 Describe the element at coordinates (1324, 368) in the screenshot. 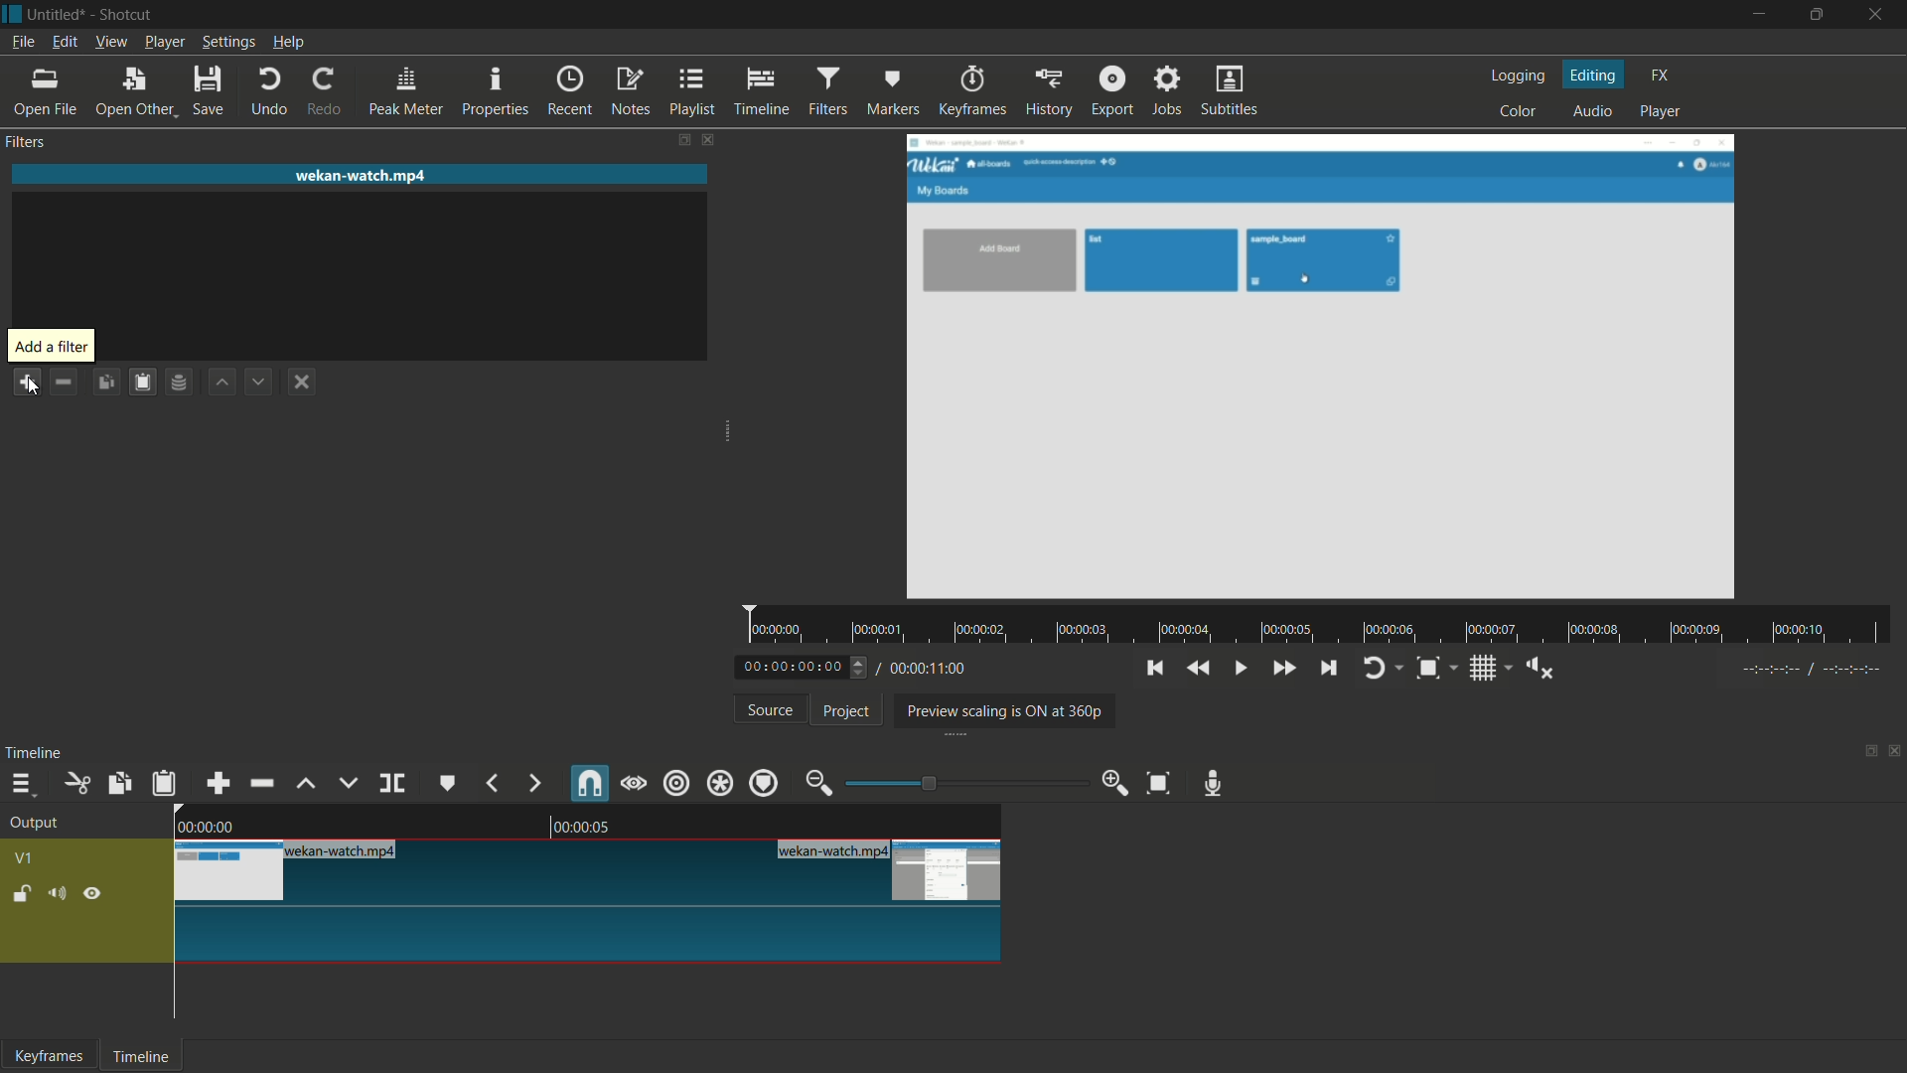

I see `preview video` at that location.